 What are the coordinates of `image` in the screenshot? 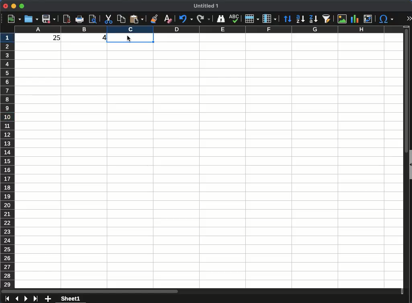 It's located at (342, 19).